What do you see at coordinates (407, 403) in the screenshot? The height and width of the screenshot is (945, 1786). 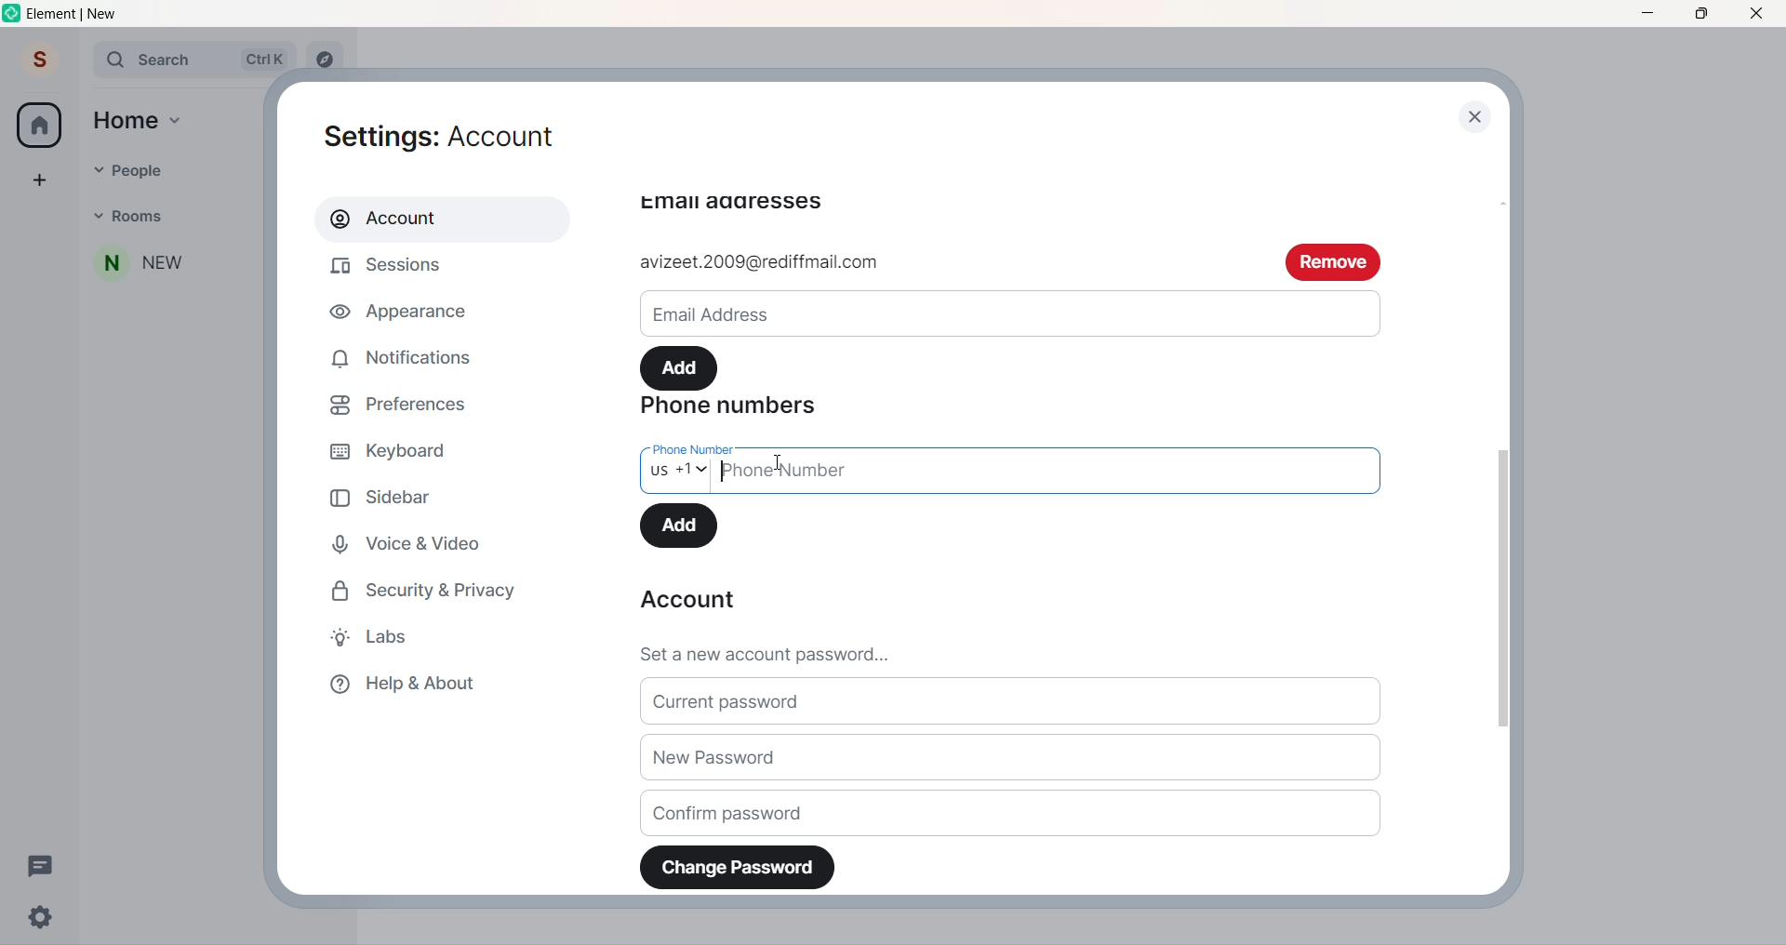 I see `Preferences` at bounding box center [407, 403].